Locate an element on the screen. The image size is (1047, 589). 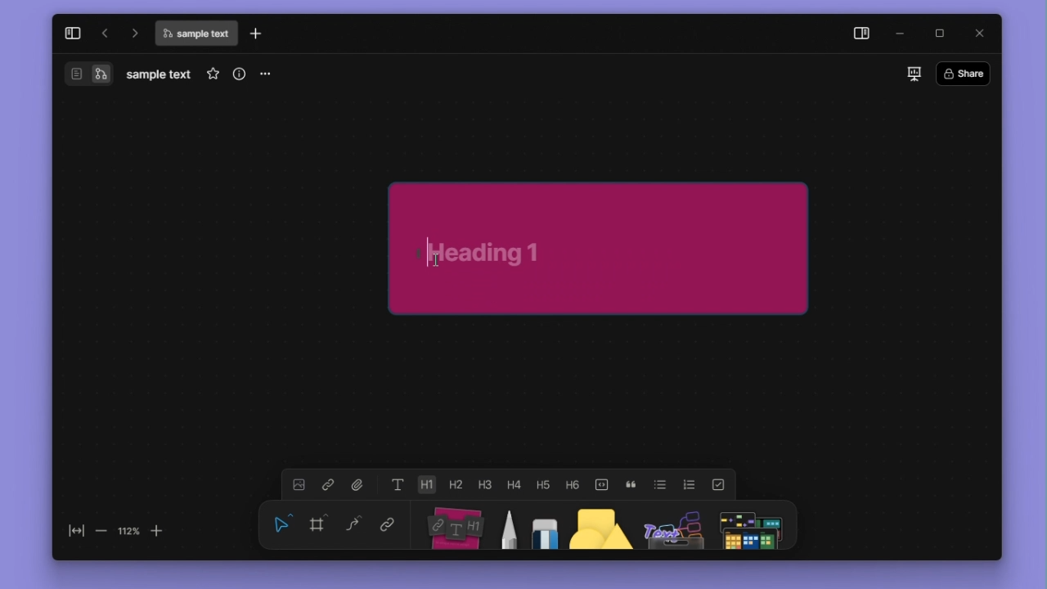
text is located at coordinates (398, 484).